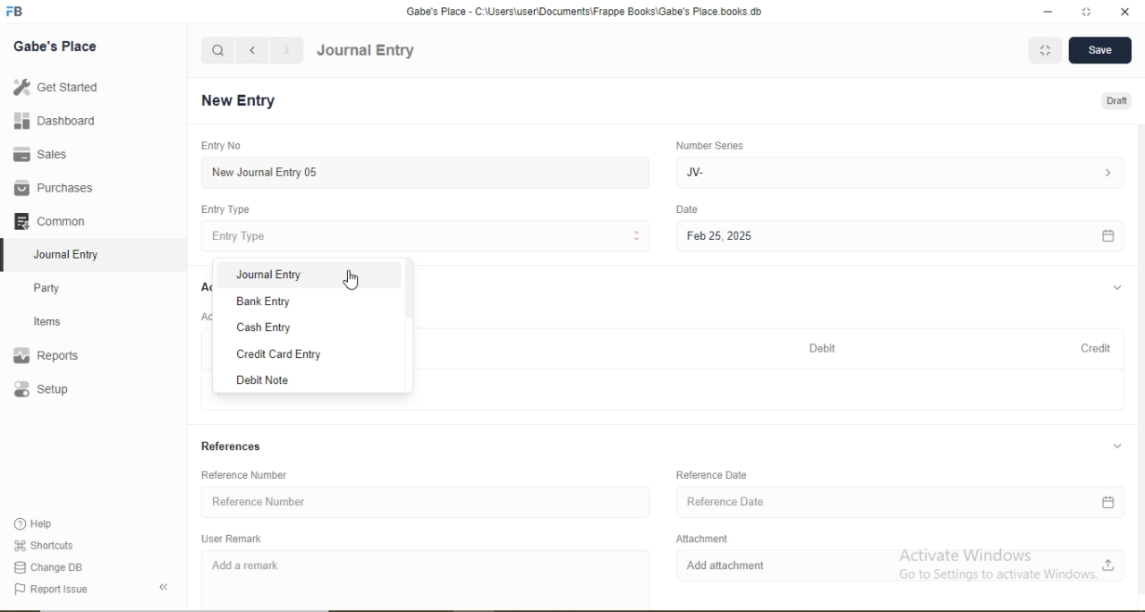 This screenshot has height=612, width=1145. I want to click on Gabe's Place - C:\Users\useriDocuments\Frappe Books\Gabe's Place books.db, so click(586, 11).